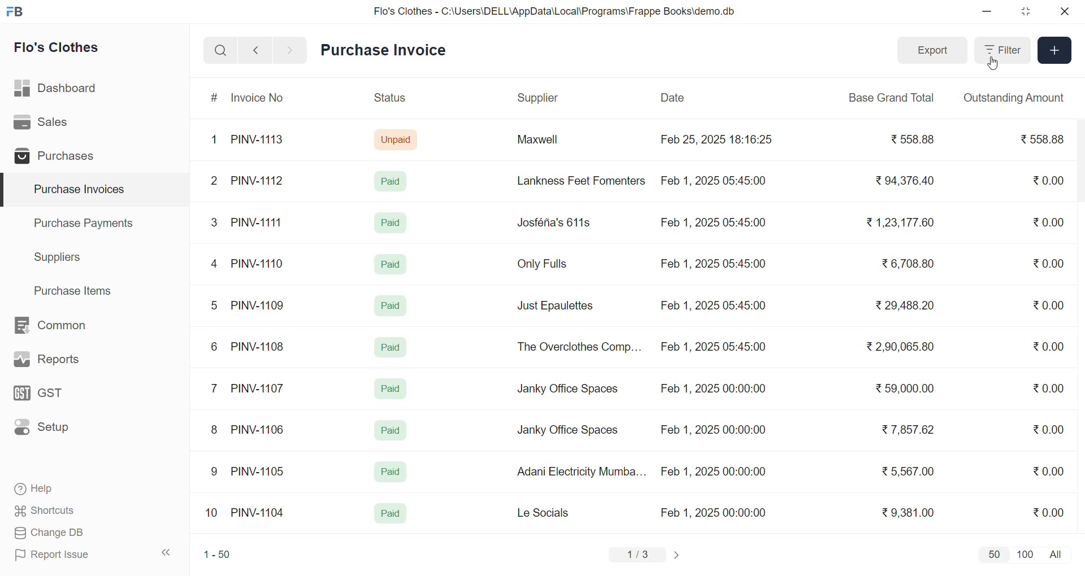  I want to click on navigate forward, so click(291, 49).